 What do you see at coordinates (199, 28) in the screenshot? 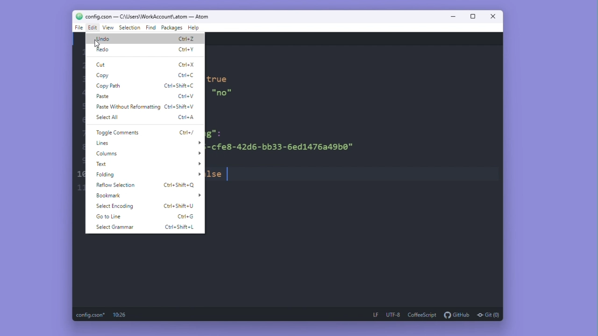
I see `Help ` at bounding box center [199, 28].